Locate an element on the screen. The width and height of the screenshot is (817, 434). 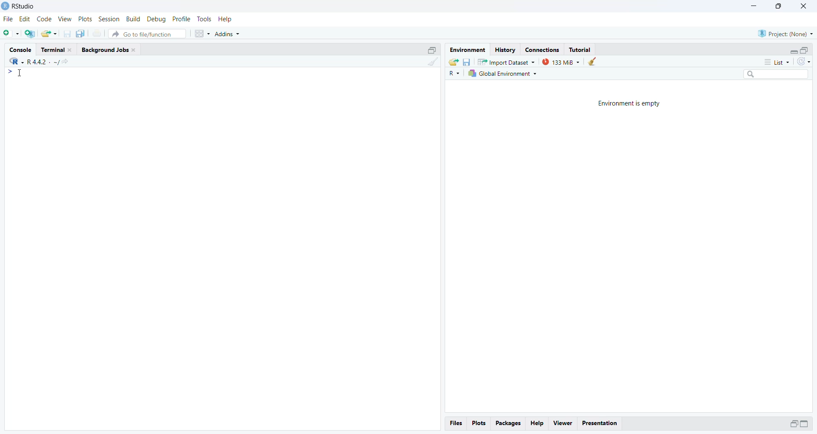
Help is located at coordinates (537, 424).